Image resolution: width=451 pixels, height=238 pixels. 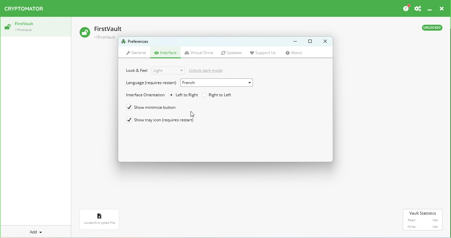 I want to click on Close, so click(x=441, y=9).